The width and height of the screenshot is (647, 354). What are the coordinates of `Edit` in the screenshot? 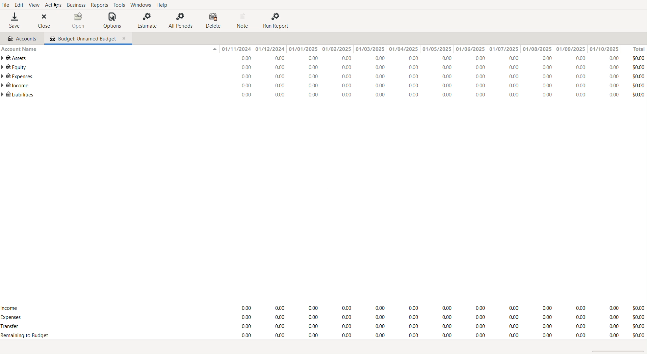 It's located at (18, 5).